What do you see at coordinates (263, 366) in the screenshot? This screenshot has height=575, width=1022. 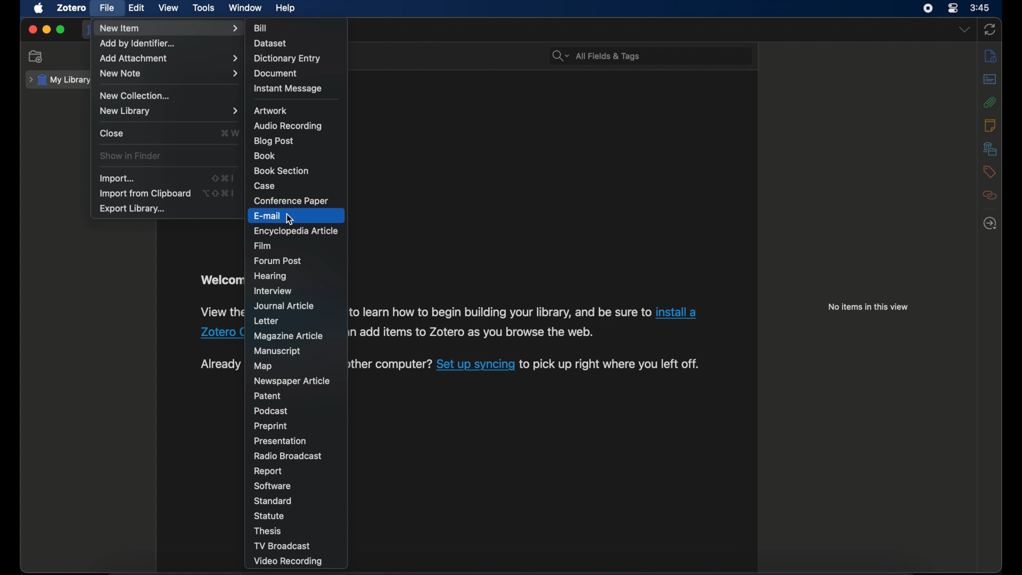 I see `map` at bounding box center [263, 366].